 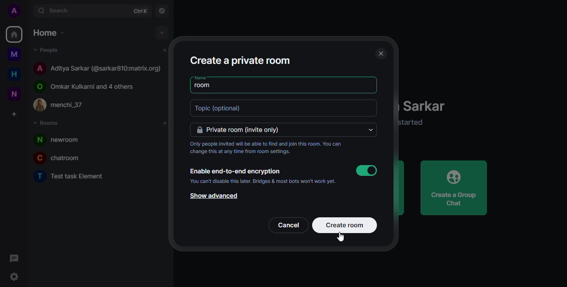 What do you see at coordinates (204, 86) in the screenshot?
I see `room input tab` at bounding box center [204, 86].